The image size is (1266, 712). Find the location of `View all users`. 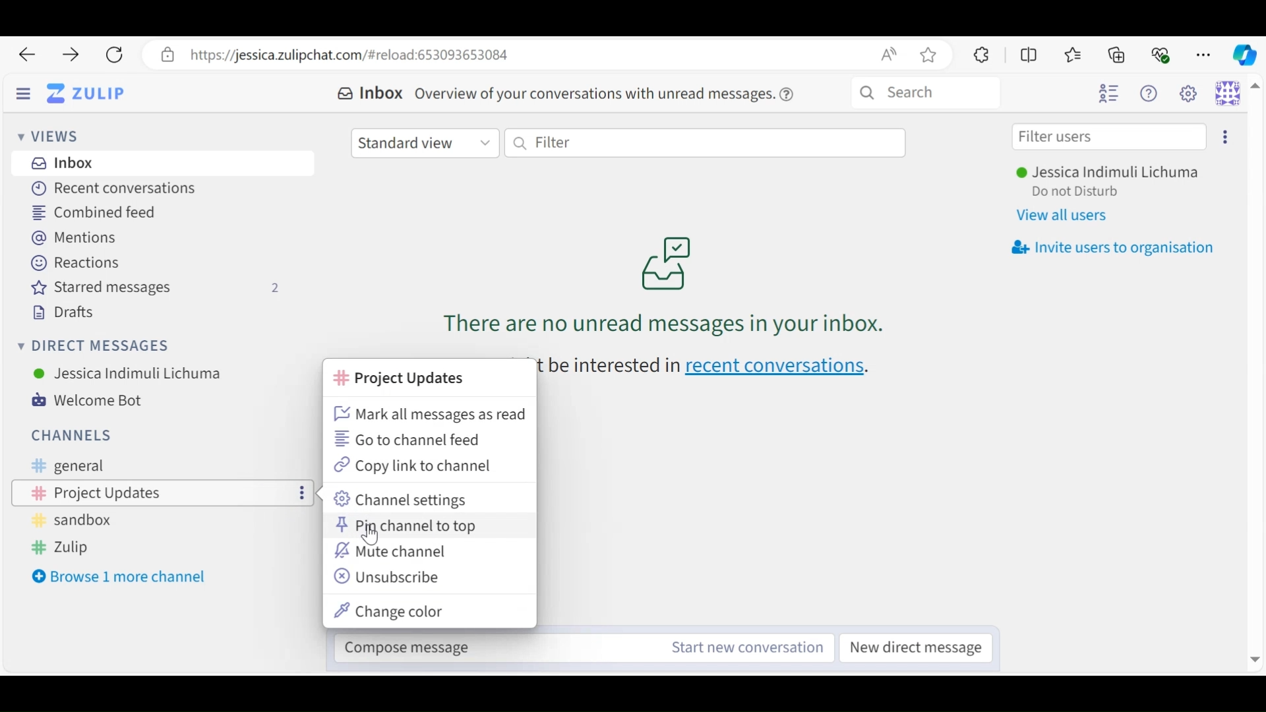

View all users is located at coordinates (1070, 216).